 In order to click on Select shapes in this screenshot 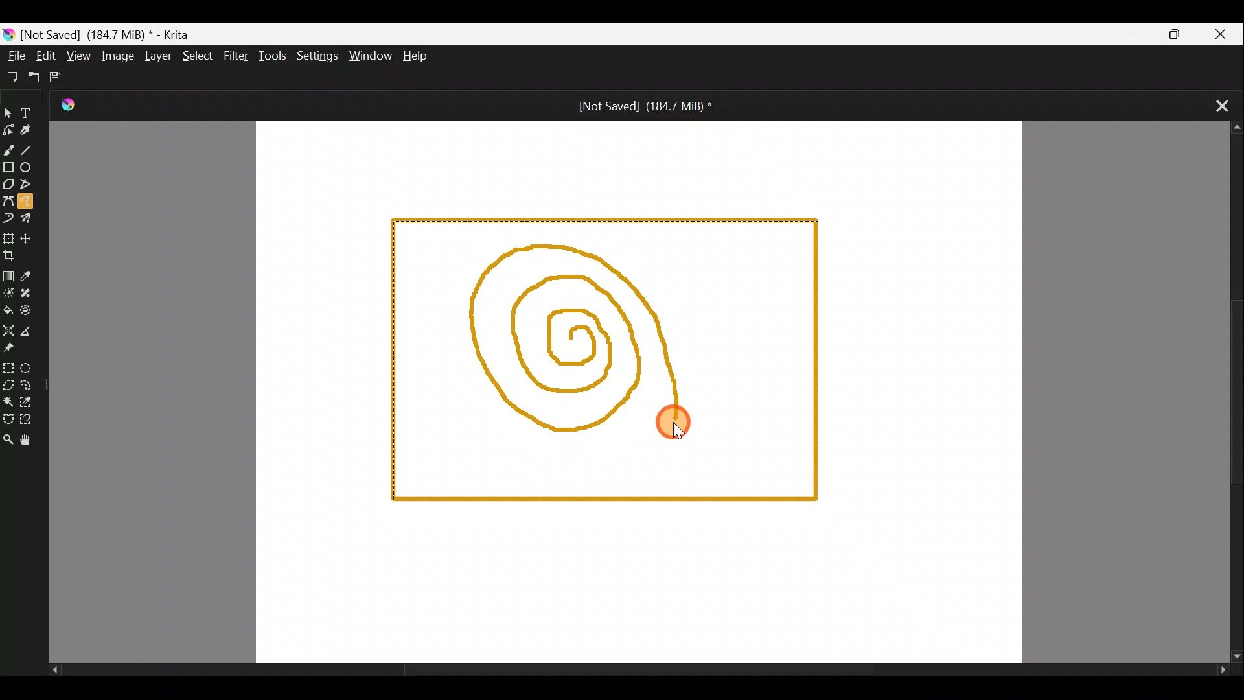, I will do `click(9, 111)`.